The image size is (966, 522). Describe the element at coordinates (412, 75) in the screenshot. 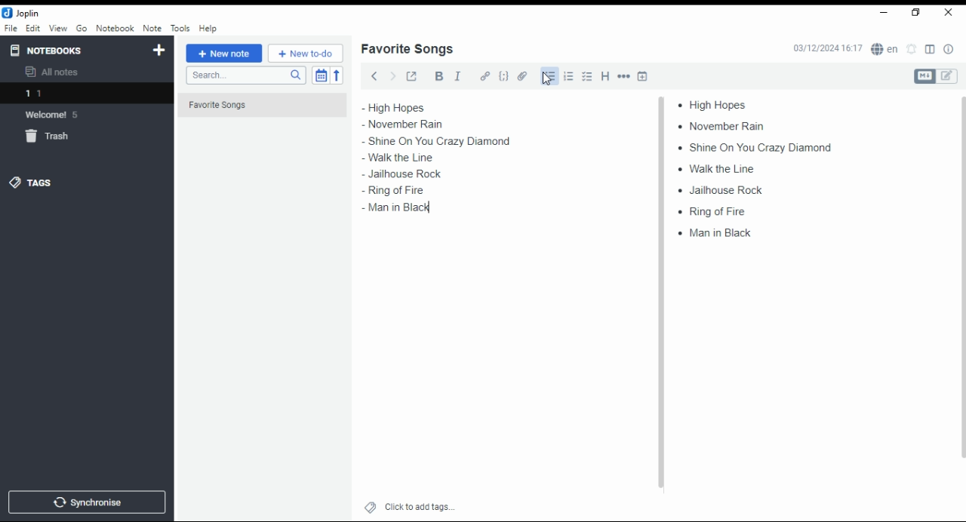

I see `toggle external editing` at that location.